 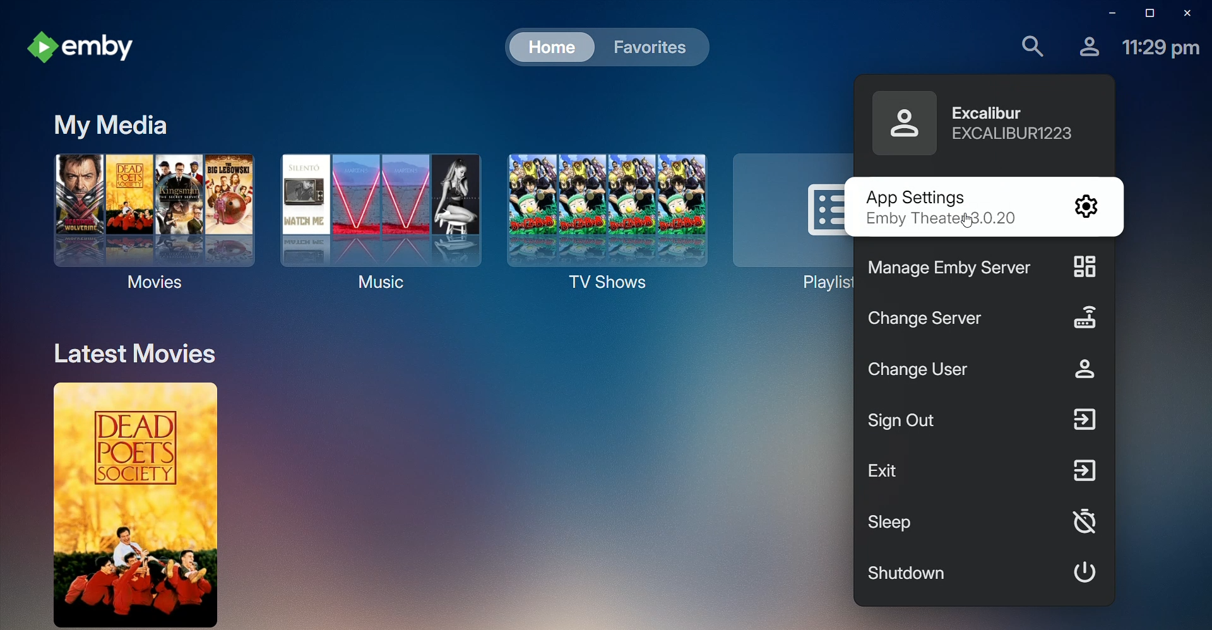 I want to click on Movies, so click(x=148, y=221).